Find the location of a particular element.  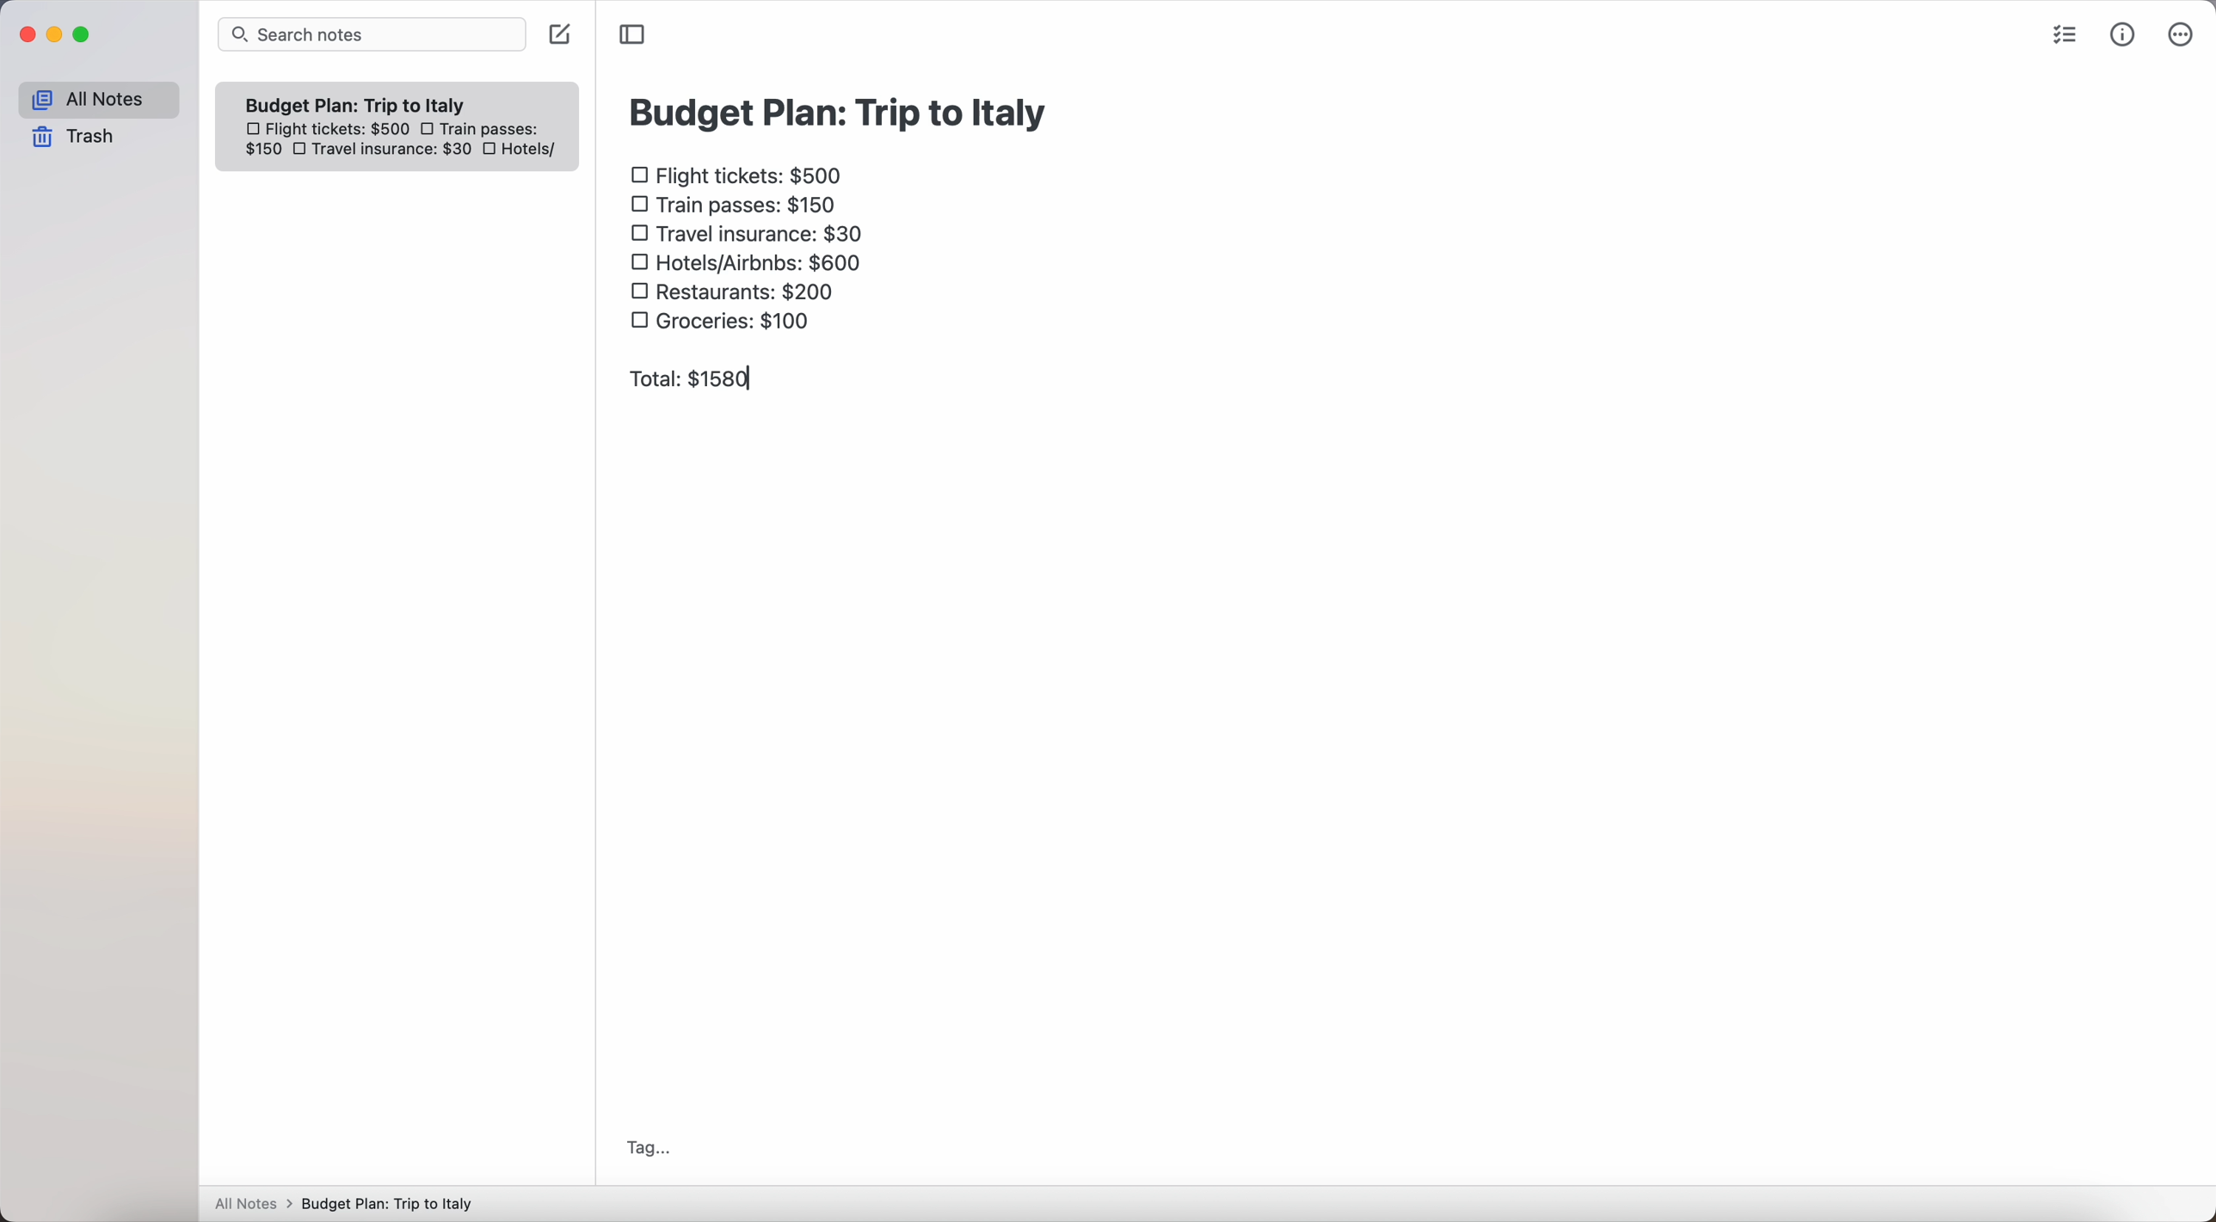

all notes is located at coordinates (97, 100).